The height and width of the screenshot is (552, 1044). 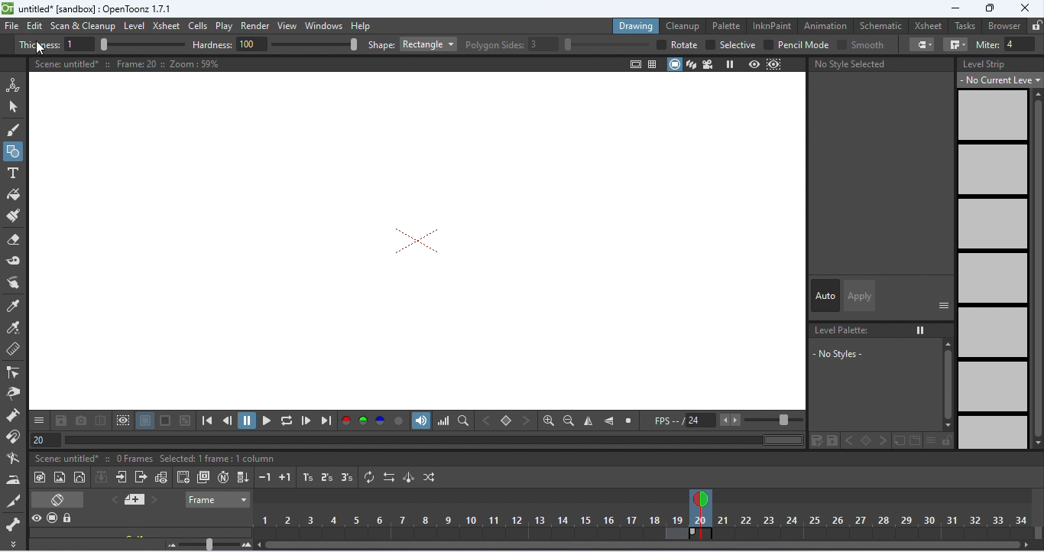 I want to click on 3d view, so click(x=692, y=65).